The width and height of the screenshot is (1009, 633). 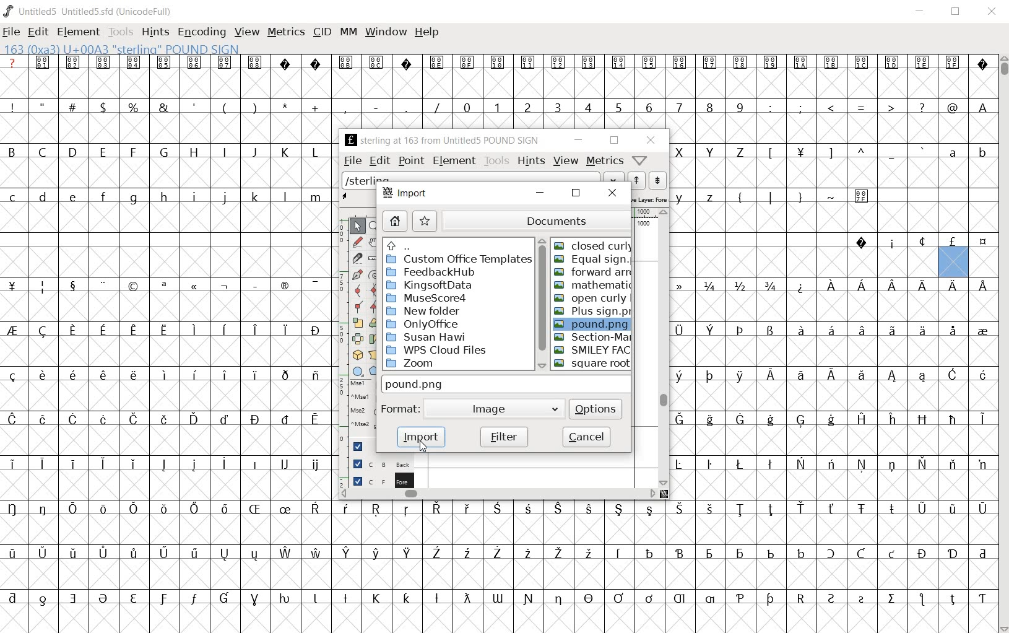 What do you see at coordinates (428, 336) in the screenshot?
I see `Susan Hawi` at bounding box center [428, 336].